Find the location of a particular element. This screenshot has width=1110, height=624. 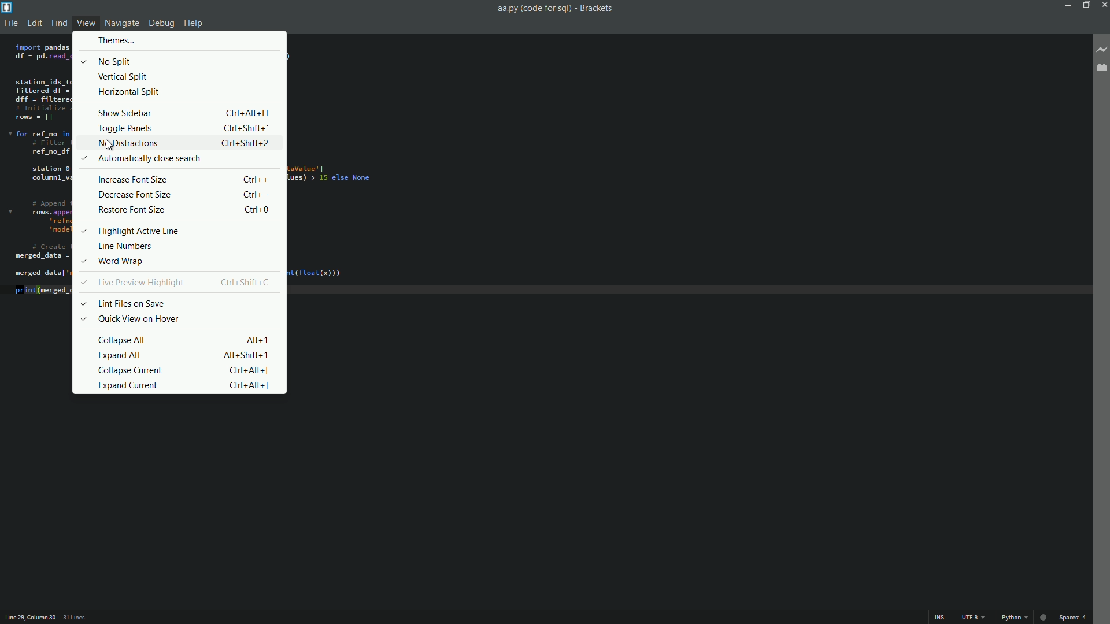

Selected is located at coordinates (84, 158).